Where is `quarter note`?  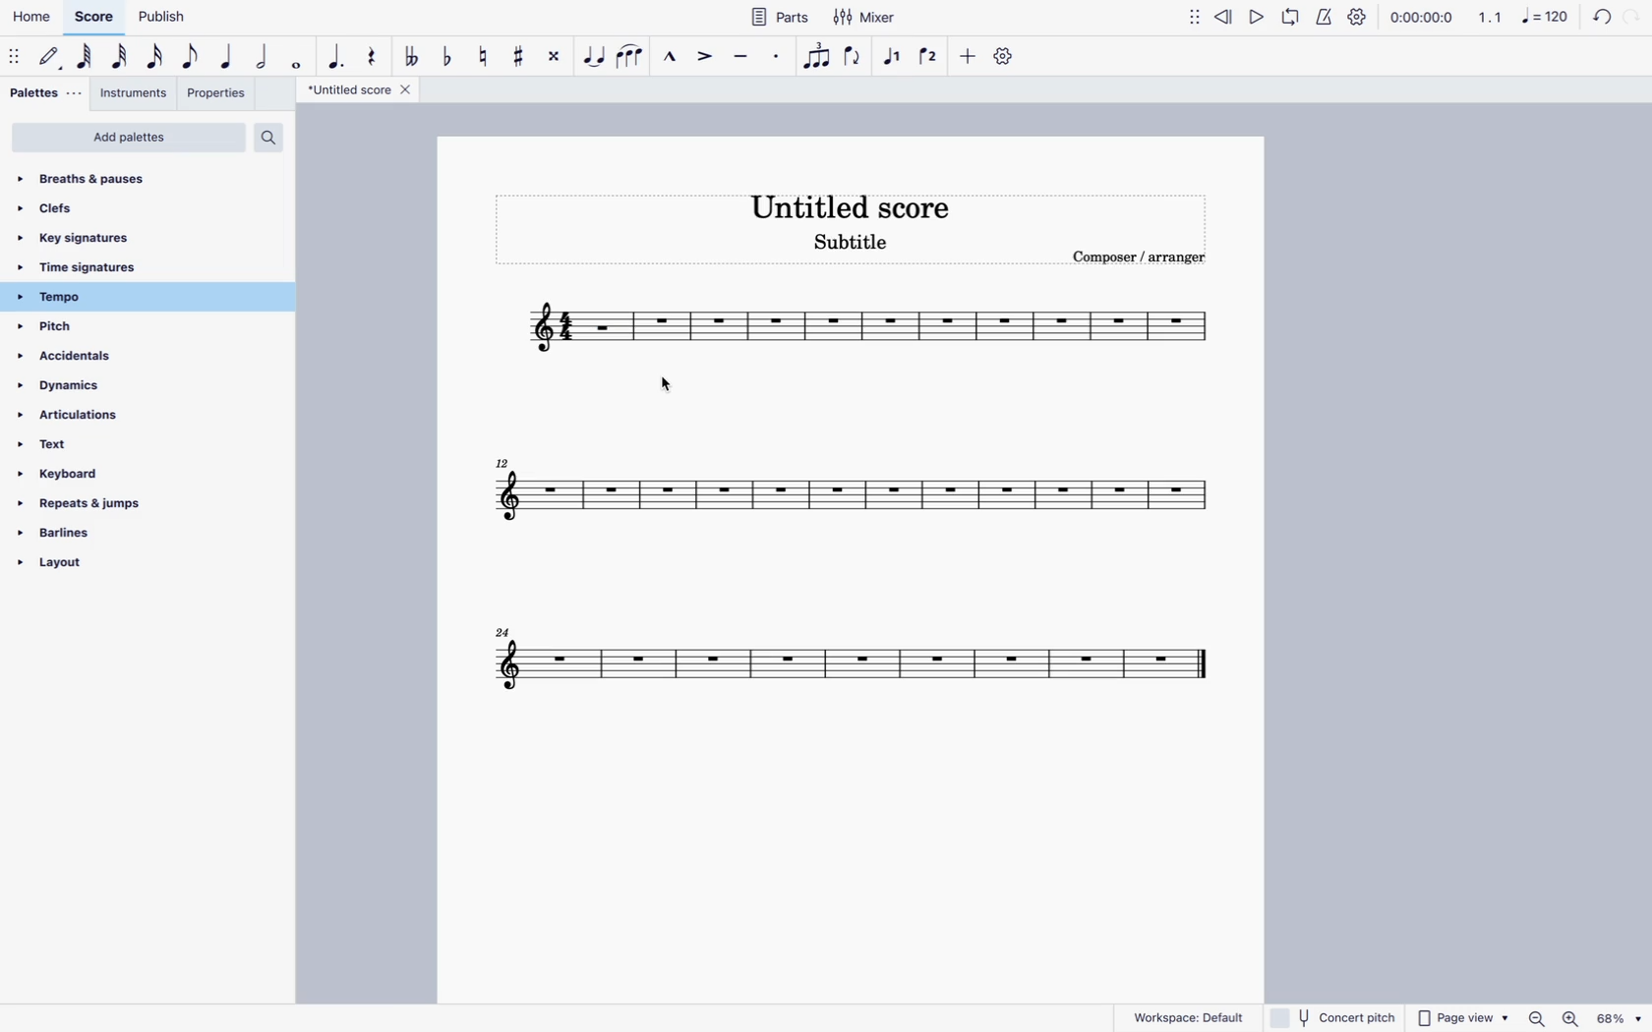
quarter note is located at coordinates (227, 57).